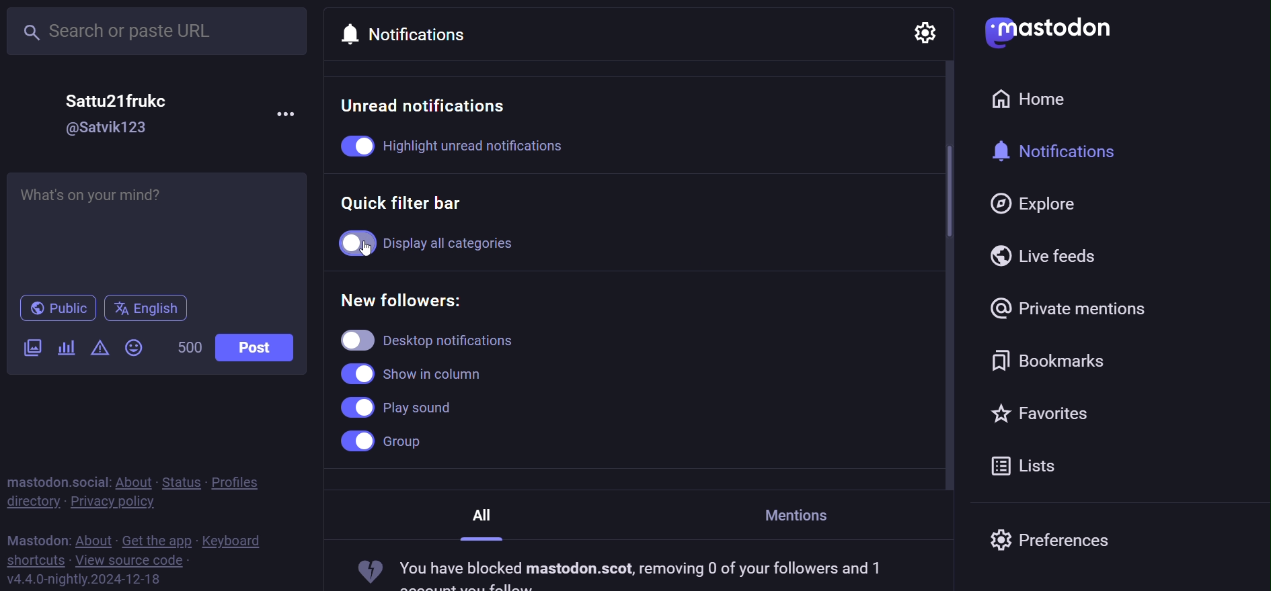 The width and height of the screenshot is (1271, 591). Describe the element at coordinates (158, 226) in the screenshot. I see `What's on your mind?` at that location.